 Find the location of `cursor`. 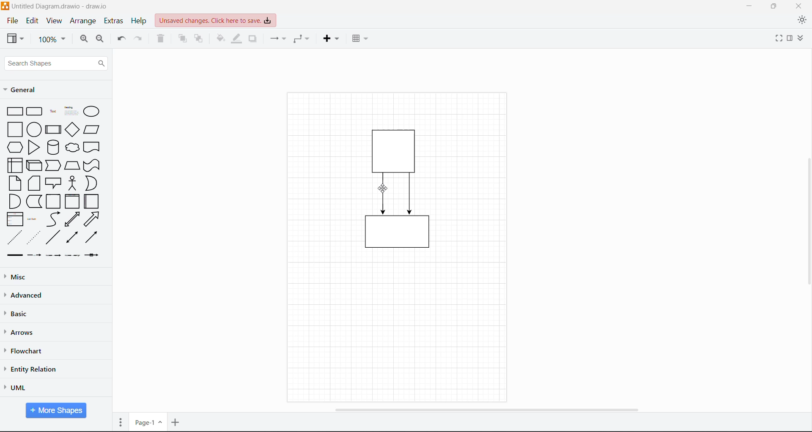

cursor is located at coordinates (384, 189).